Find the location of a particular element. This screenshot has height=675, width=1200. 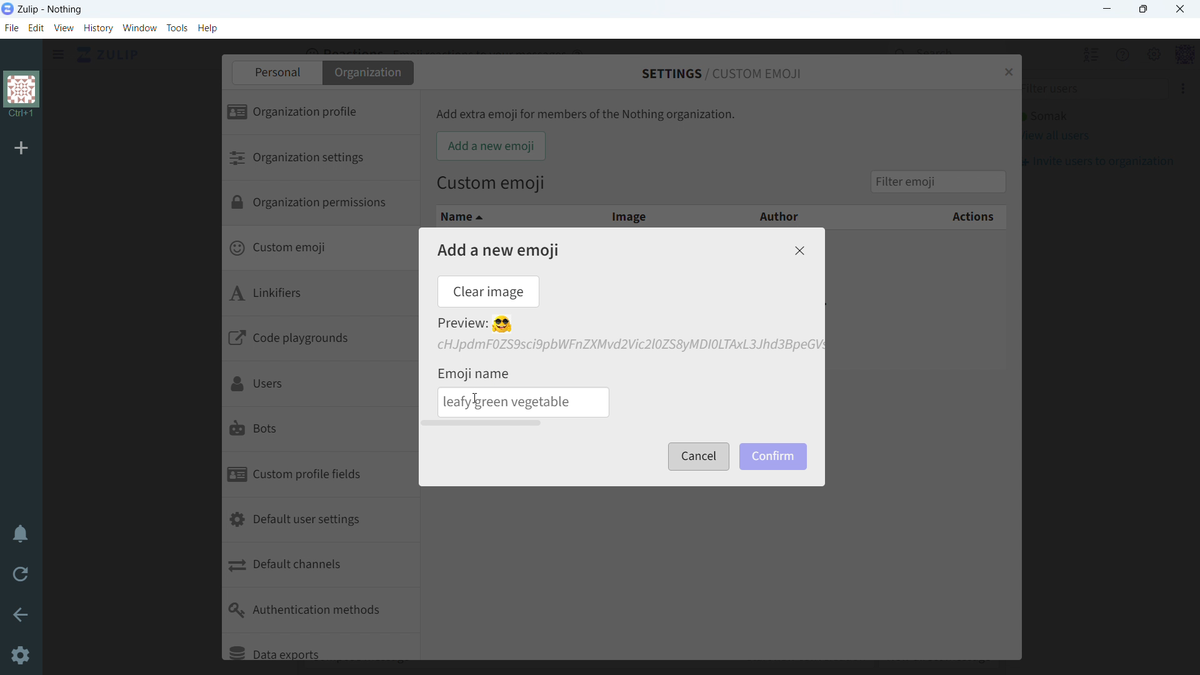

scrollbar is located at coordinates (483, 423).